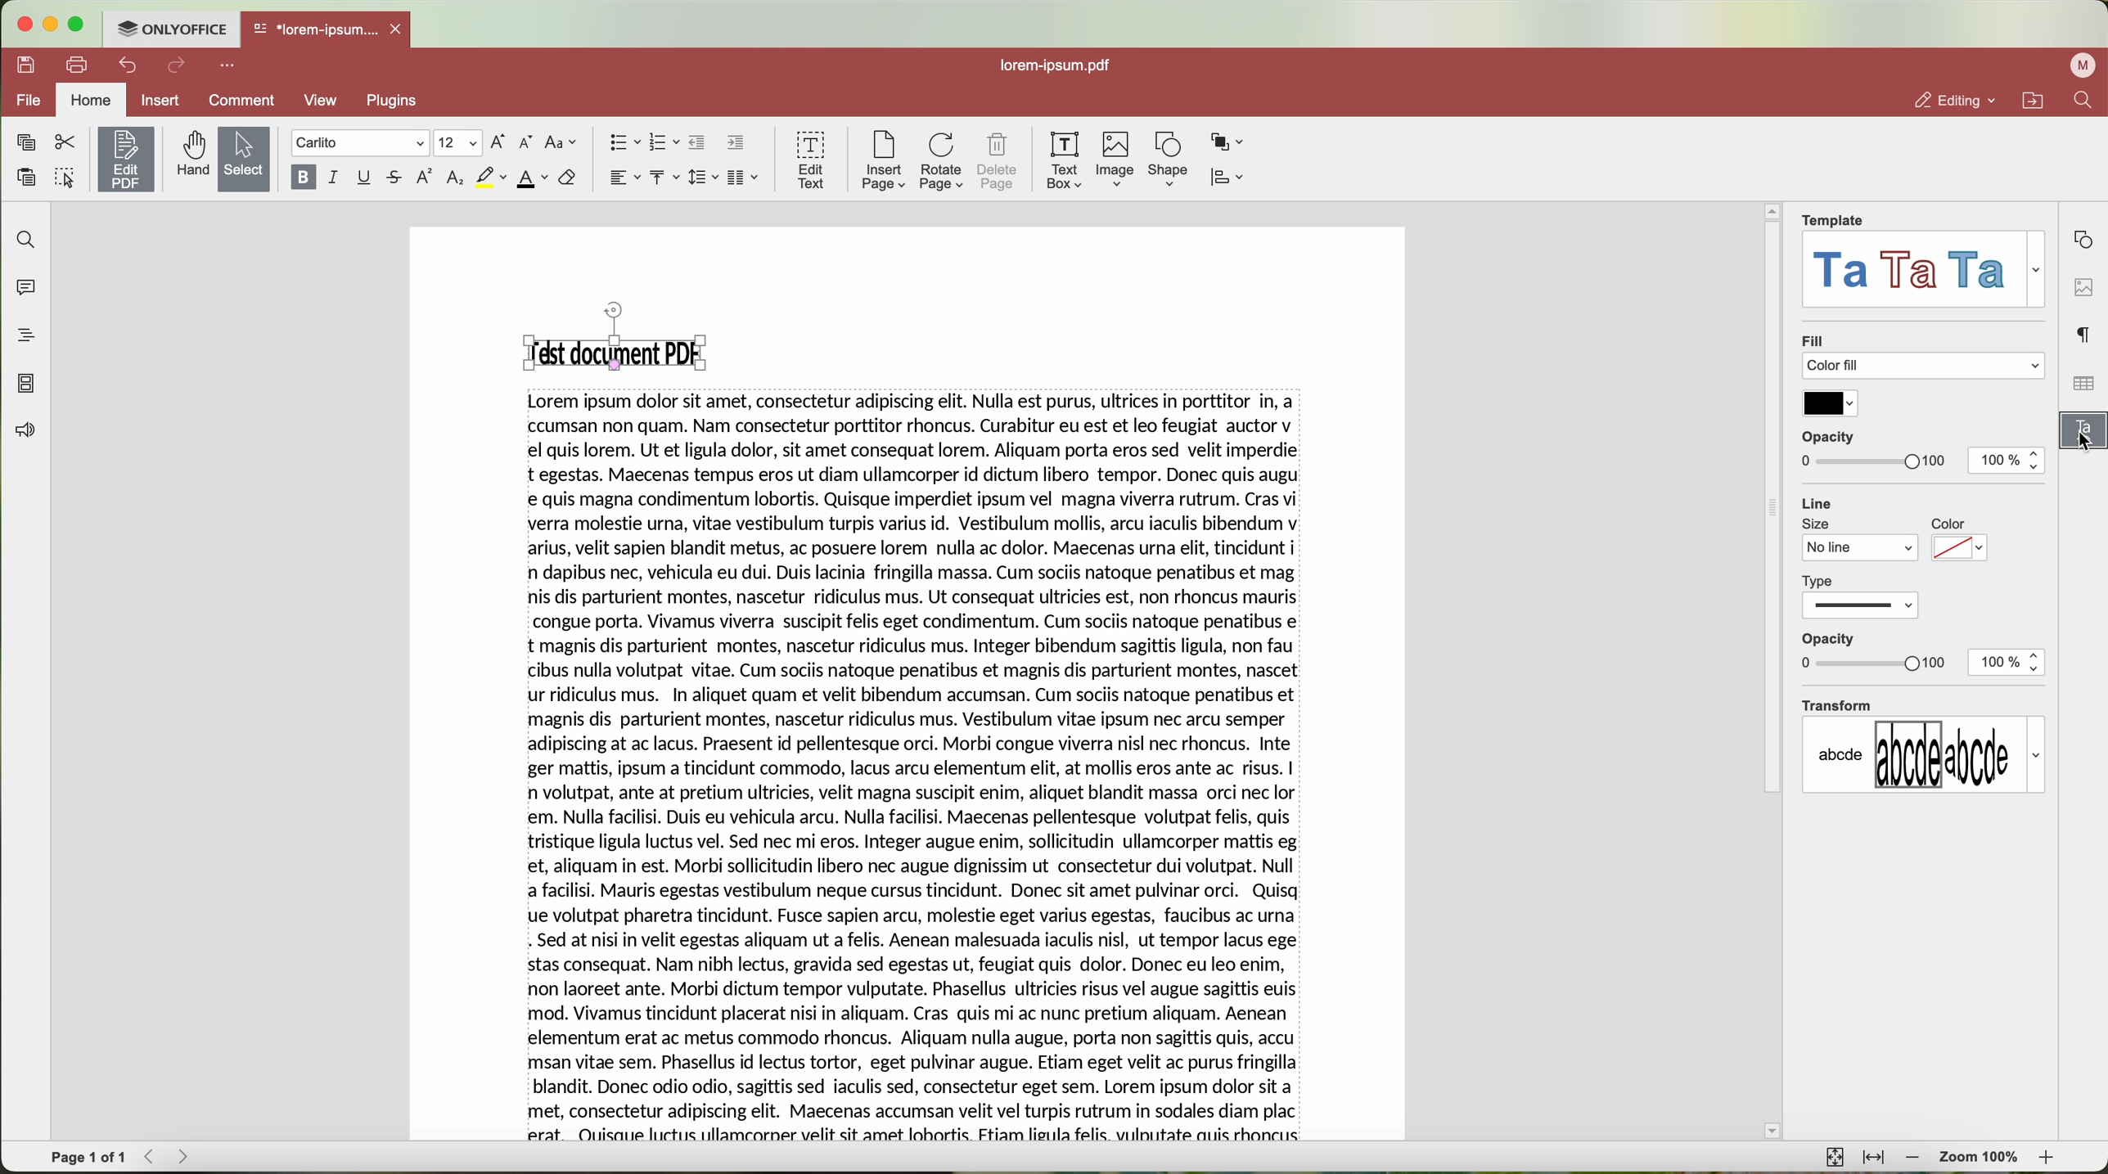 The width and height of the screenshot is (2108, 1174). What do you see at coordinates (22, 432) in the screenshot?
I see `feedback & support` at bounding box center [22, 432].